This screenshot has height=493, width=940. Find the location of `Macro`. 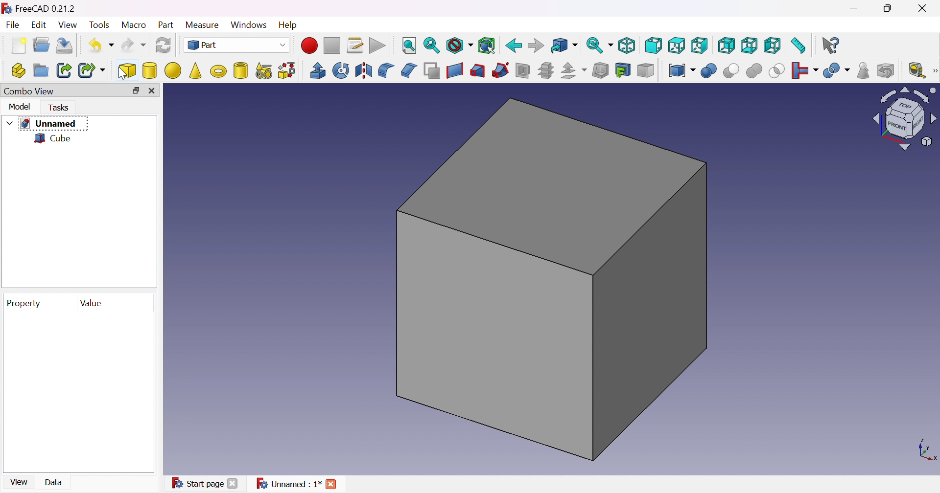

Macro is located at coordinates (134, 25).